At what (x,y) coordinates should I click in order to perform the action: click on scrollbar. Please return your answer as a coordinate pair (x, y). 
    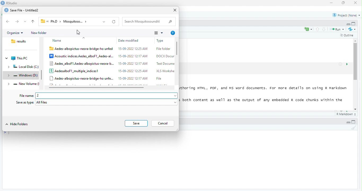
    Looking at the image, I should click on (110, 88).